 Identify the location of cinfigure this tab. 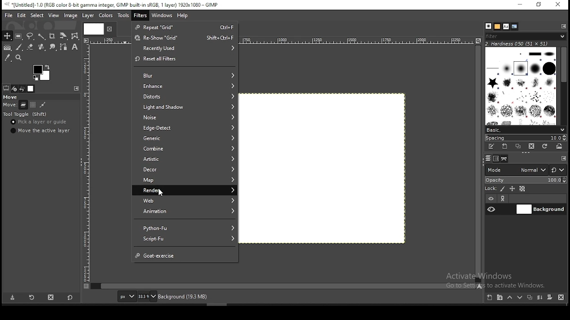
(564, 158).